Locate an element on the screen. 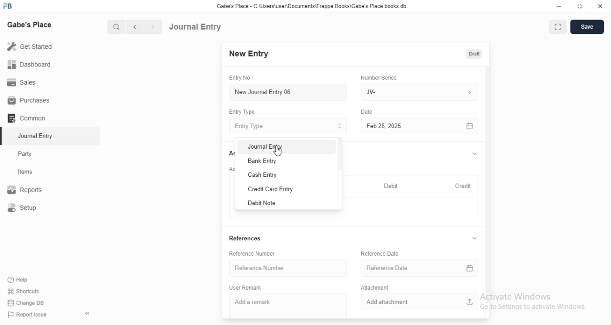  previous is located at coordinates (133, 27).